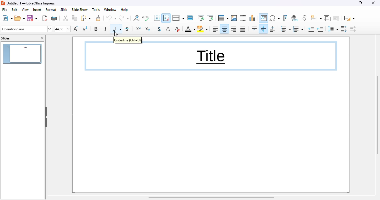 Image resolution: width=380 pixels, height=200 pixels. Describe the element at coordinates (45, 18) in the screenshot. I see `export directly as PDF` at that location.